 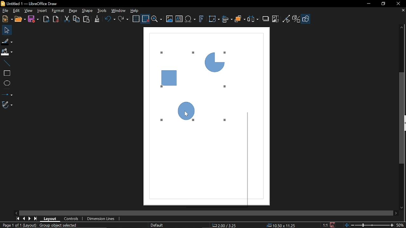 What do you see at coordinates (370, 225) in the screenshot?
I see `Change zoom` at bounding box center [370, 225].